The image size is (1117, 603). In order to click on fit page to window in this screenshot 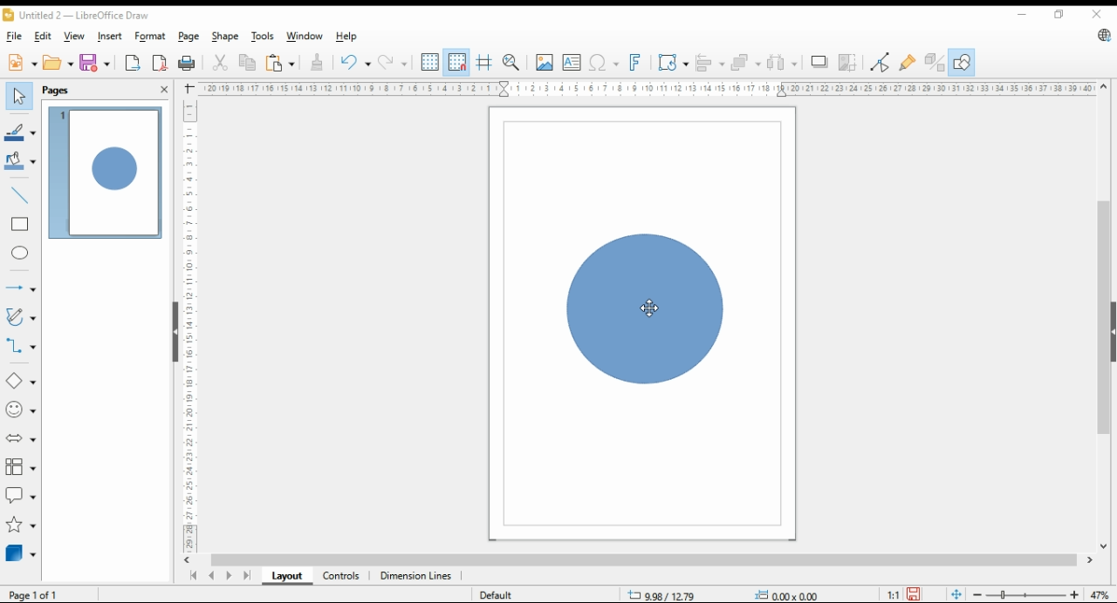, I will do `click(956, 593)`.